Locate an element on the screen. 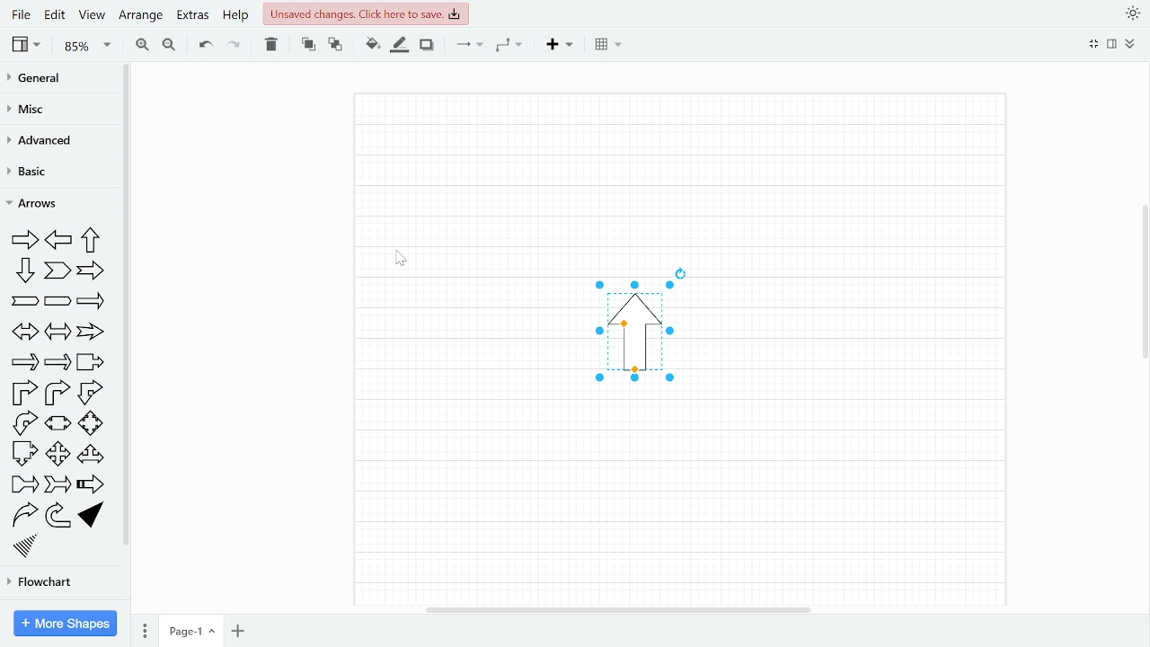 The image size is (1150, 647). Waypoints is located at coordinates (511, 45).